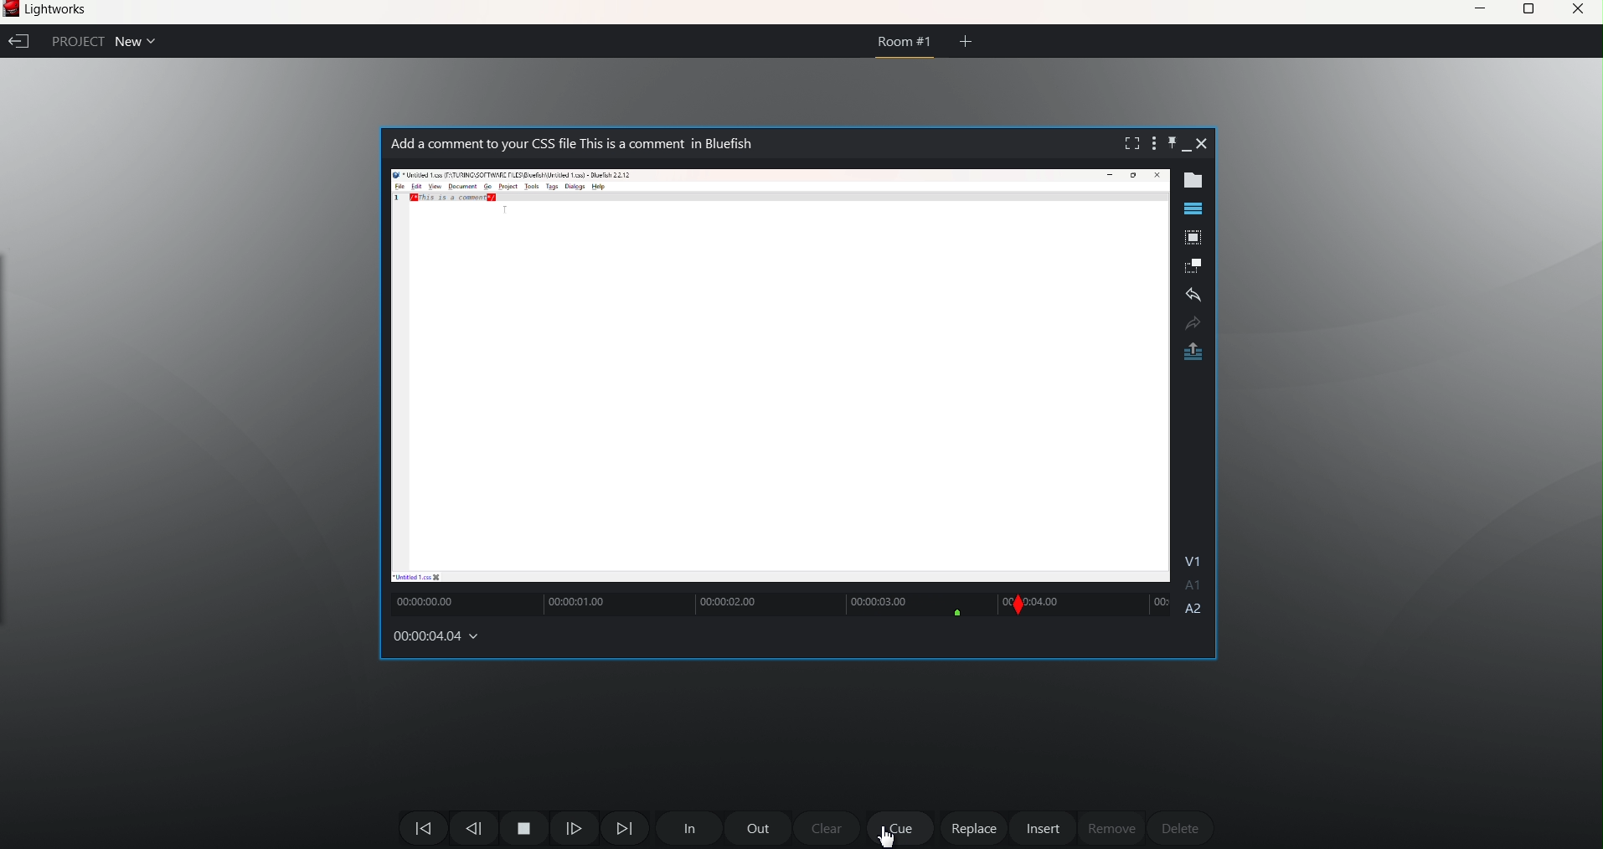  What do you see at coordinates (1204, 143) in the screenshot?
I see `close clip` at bounding box center [1204, 143].